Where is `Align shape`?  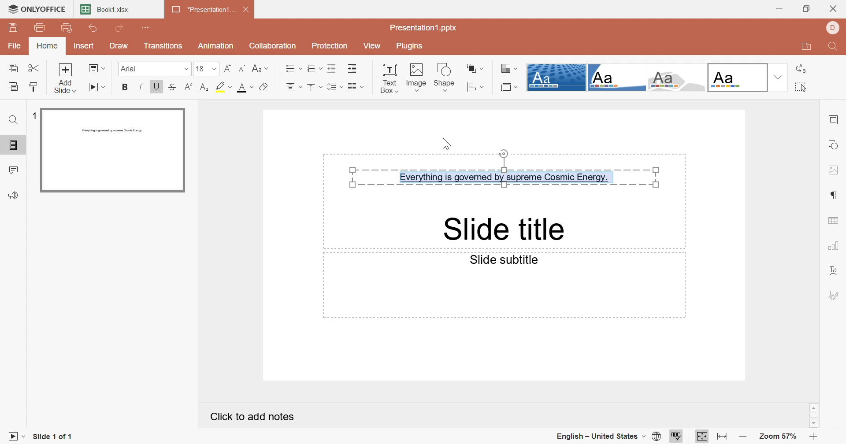 Align shape is located at coordinates (475, 86).